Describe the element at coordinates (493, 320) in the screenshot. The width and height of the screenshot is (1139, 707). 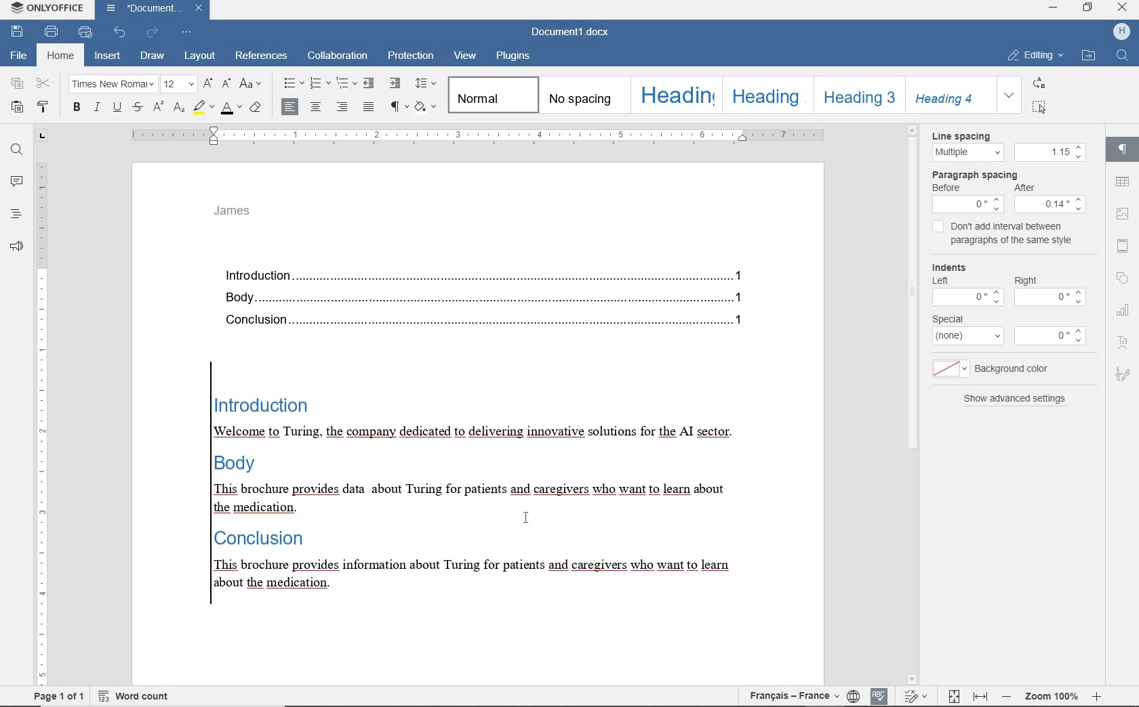
I see `Conclusion` at that location.